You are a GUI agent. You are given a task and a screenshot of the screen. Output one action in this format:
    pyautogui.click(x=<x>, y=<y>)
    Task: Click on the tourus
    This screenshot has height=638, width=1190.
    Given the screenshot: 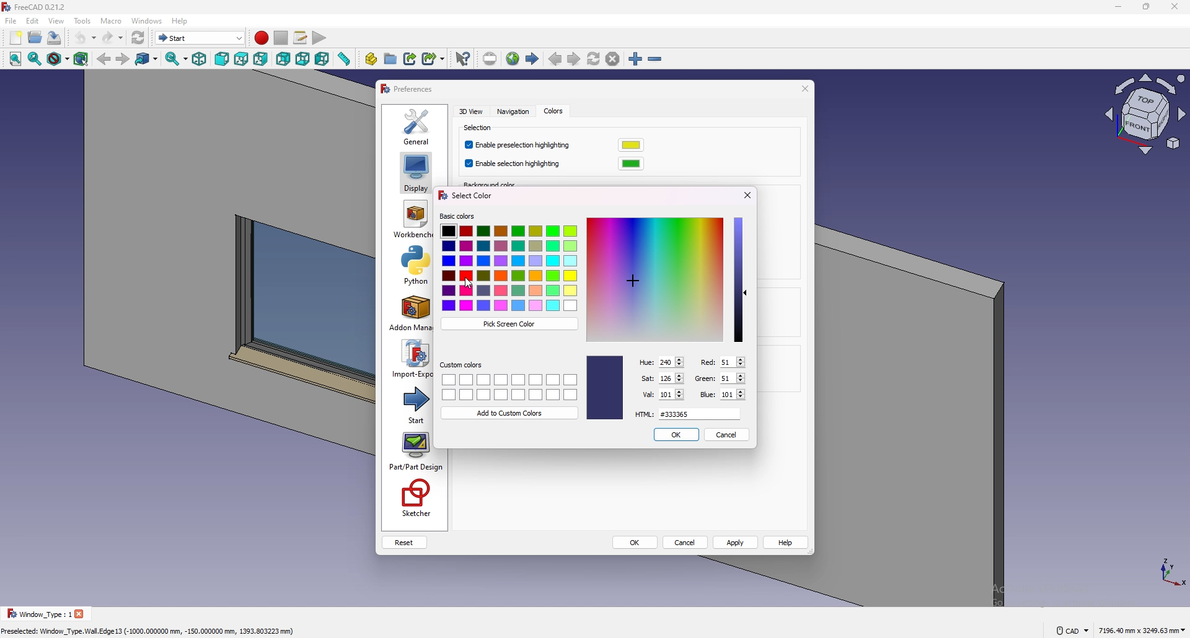 What is the action you would take?
    pyautogui.click(x=1165, y=571)
    